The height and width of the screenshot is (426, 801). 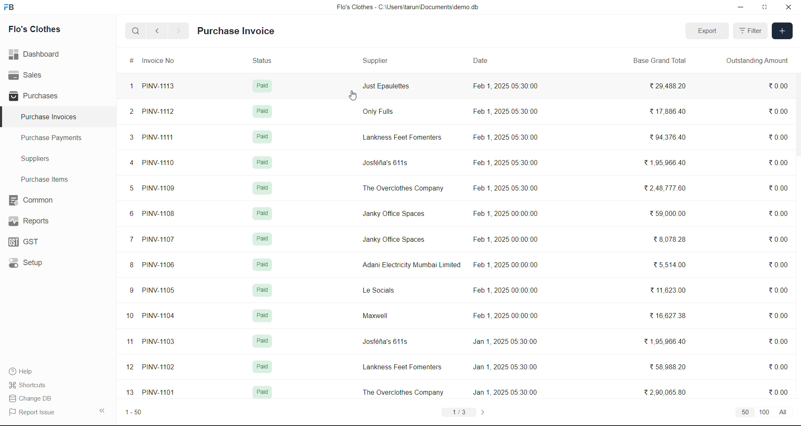 I want to click on Filter, so click(x=751, y=31).